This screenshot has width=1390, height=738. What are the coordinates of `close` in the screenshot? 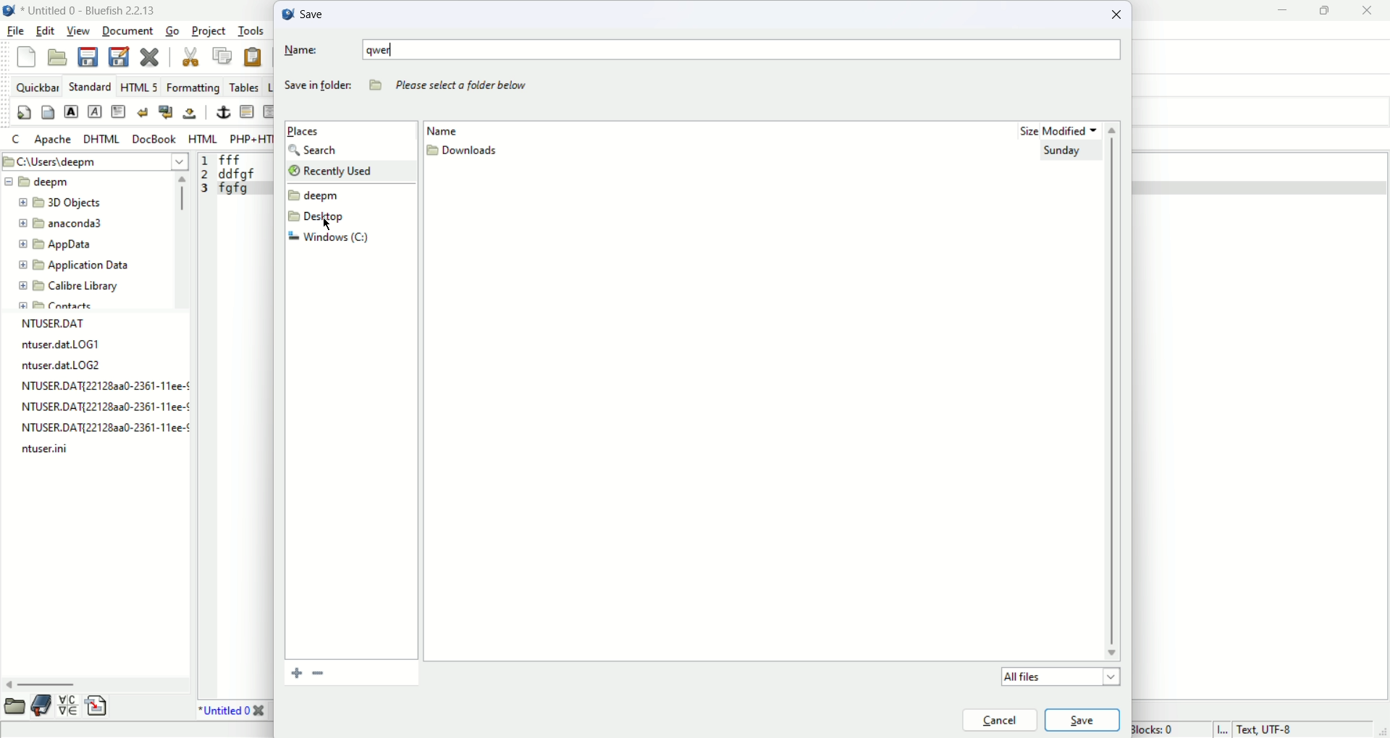 It's located at (1366, 14).